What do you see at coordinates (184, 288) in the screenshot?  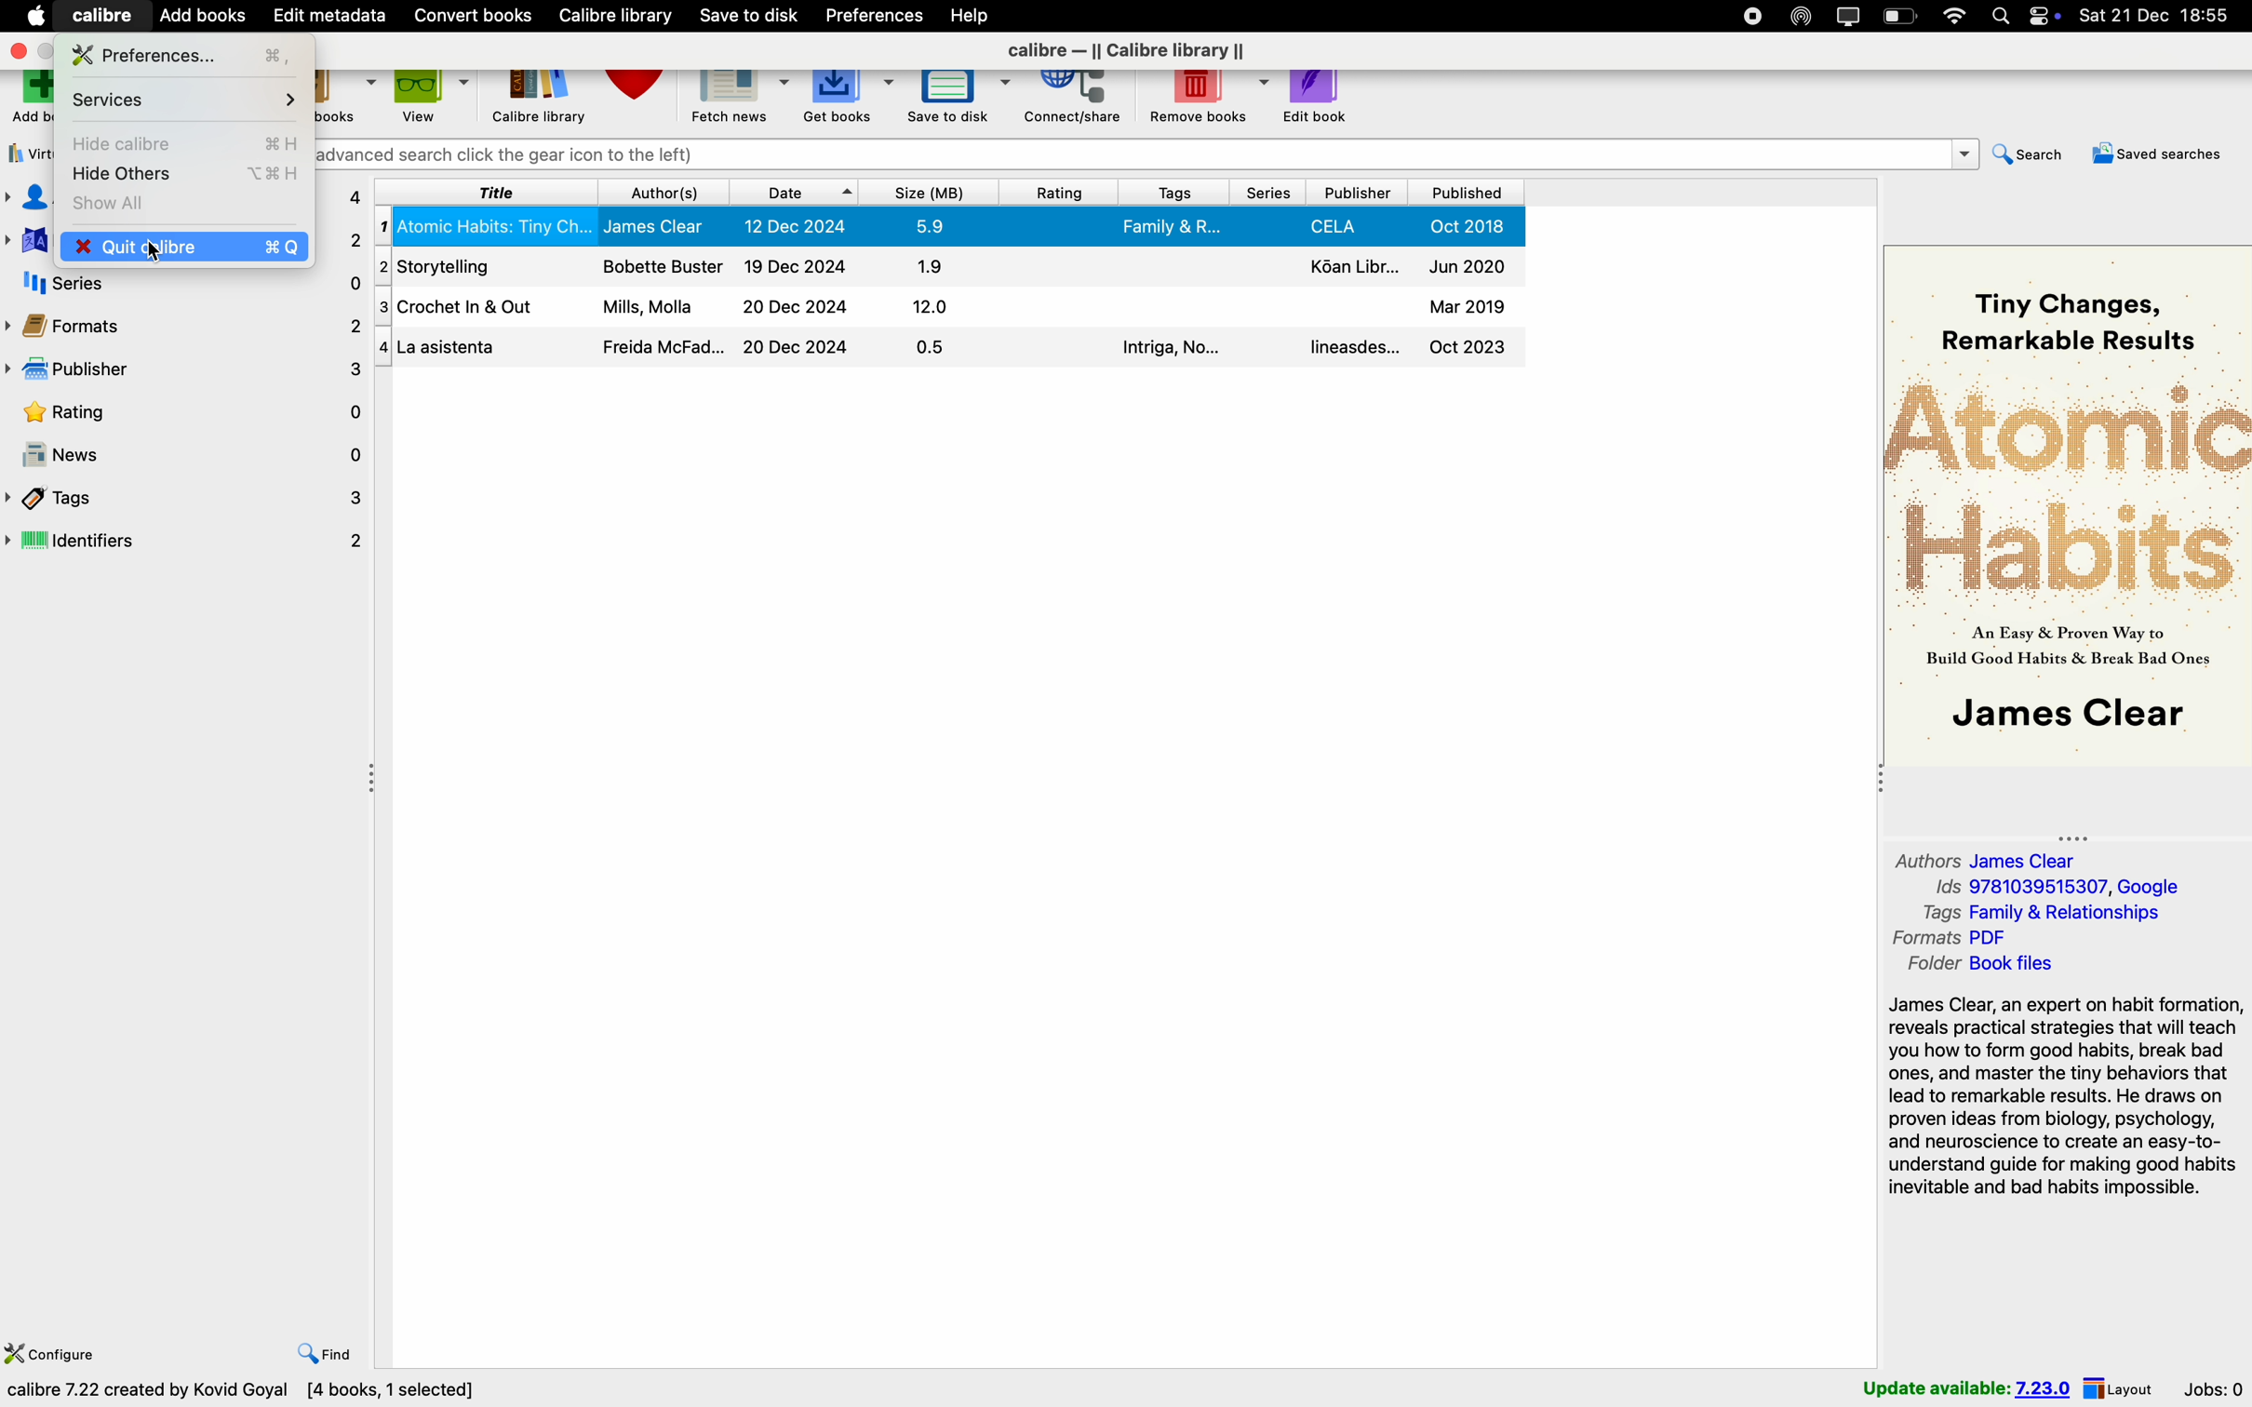 I see `series` at bounding box center [184, 288].